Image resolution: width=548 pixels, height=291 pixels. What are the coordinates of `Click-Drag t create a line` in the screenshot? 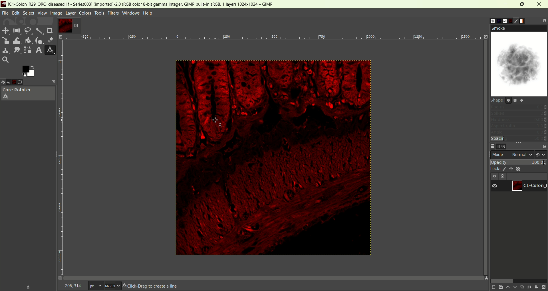 It's located at (152, 286).